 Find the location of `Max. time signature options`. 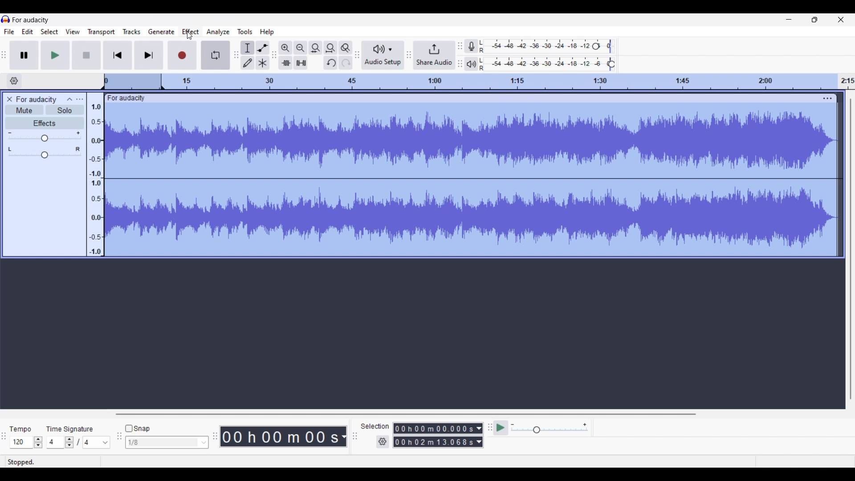

Max. time signature options is located at coordinates (97, 443).